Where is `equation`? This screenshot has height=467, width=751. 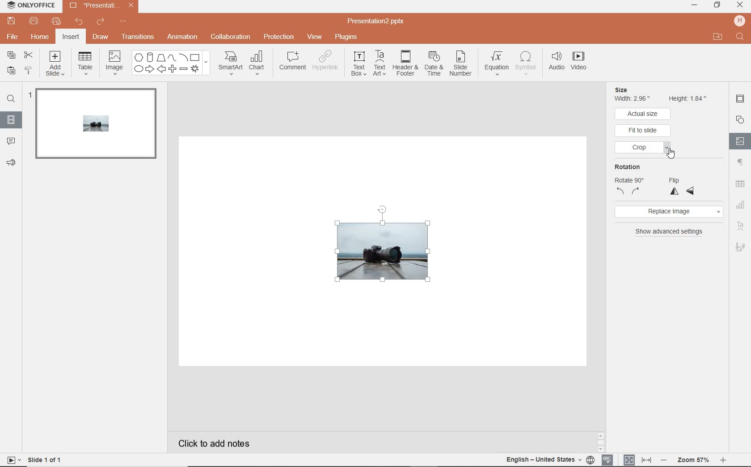
equation is located at coordinates (497, 61).